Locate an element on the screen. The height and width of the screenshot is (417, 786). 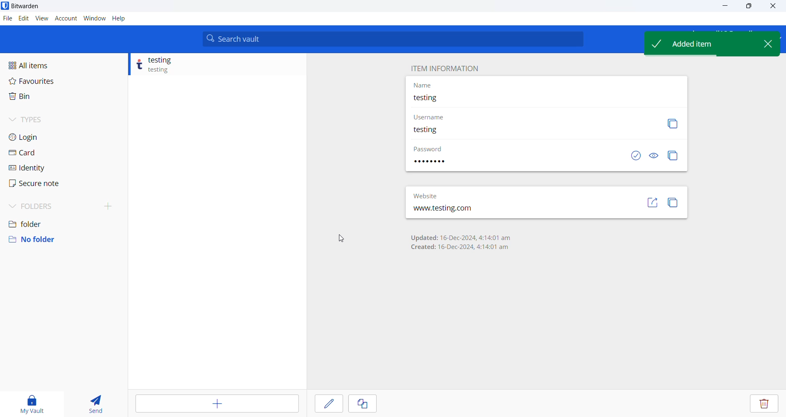
account is located at coordinates (65, 19).